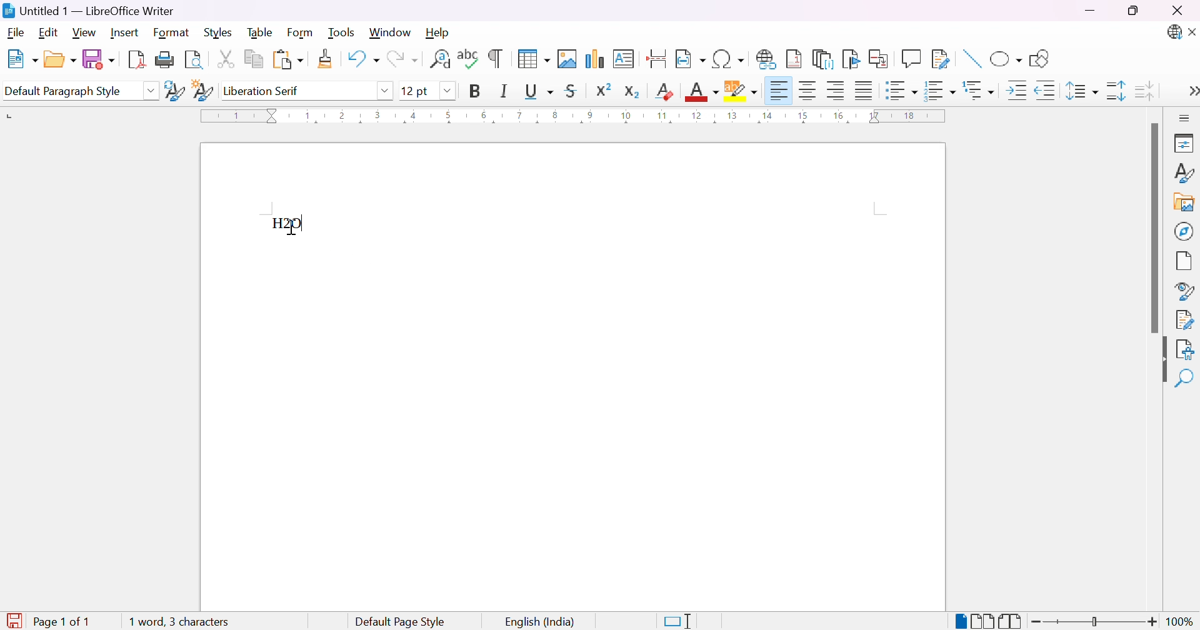 The height and width of the screenshot is (630, 1200). What do you see at coordinates (742, 91) in the screenshot?
I see `Character highlighting color` at bounding box center [742, 91].